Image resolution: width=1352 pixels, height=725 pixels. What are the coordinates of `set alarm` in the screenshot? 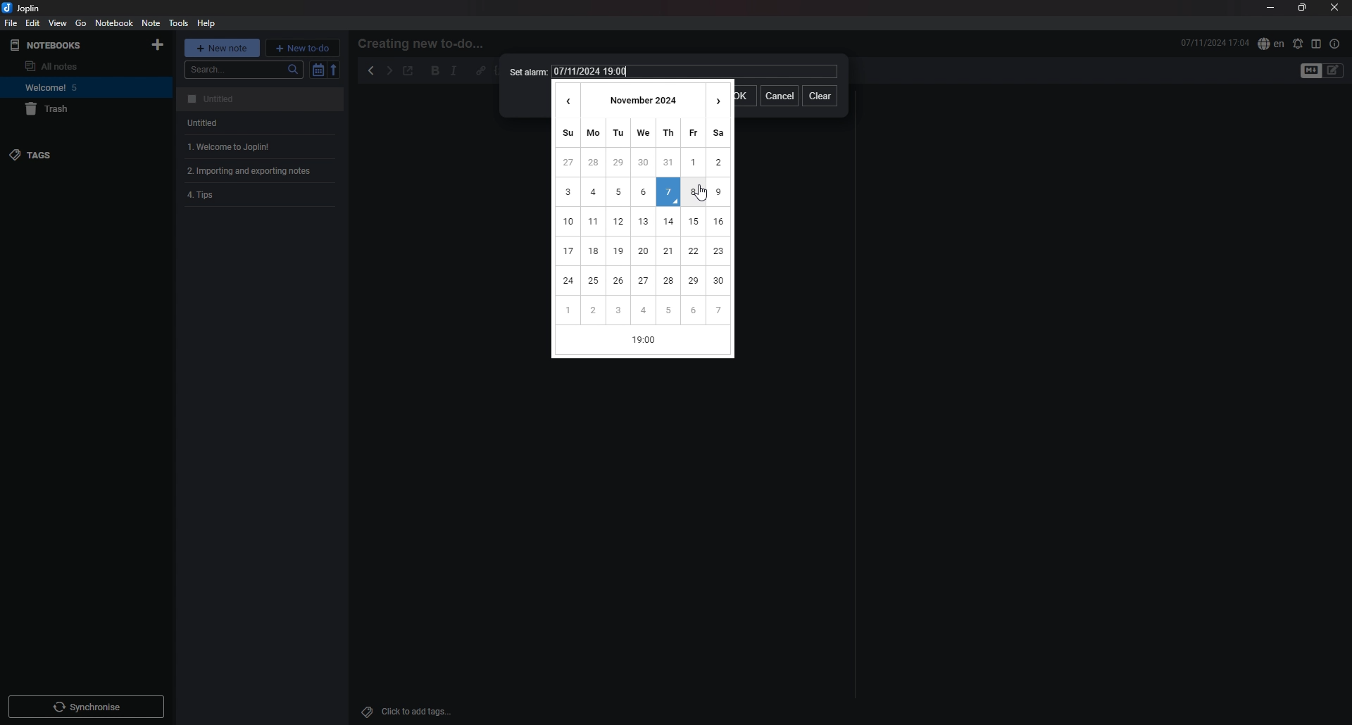 It's located at (526, 72).